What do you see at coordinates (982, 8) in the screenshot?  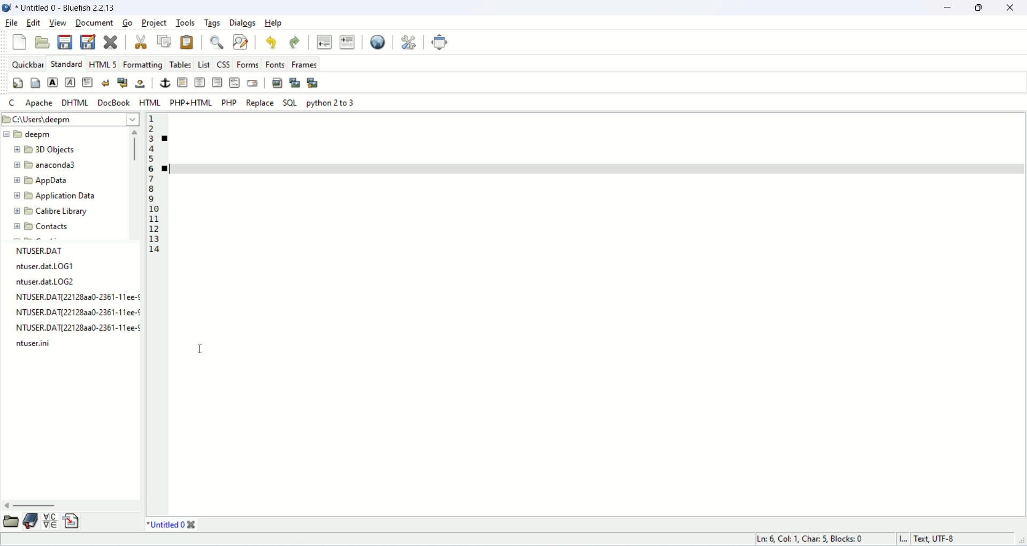 I see `maximize` at bounding box center [982, 8].